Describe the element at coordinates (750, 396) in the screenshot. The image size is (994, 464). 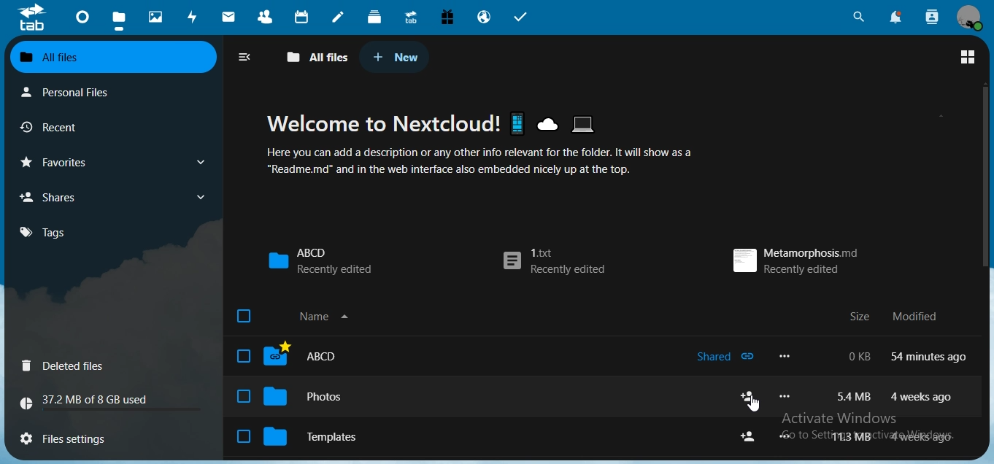
I see `share` at that location.